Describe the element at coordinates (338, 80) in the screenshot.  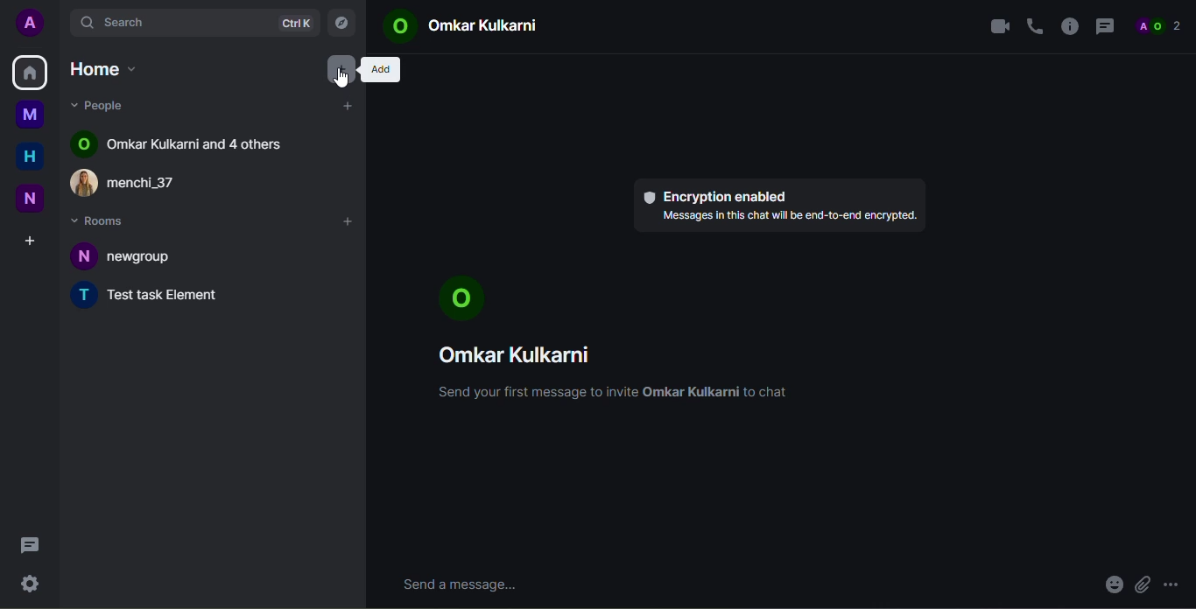
I see `cursor` at that location.